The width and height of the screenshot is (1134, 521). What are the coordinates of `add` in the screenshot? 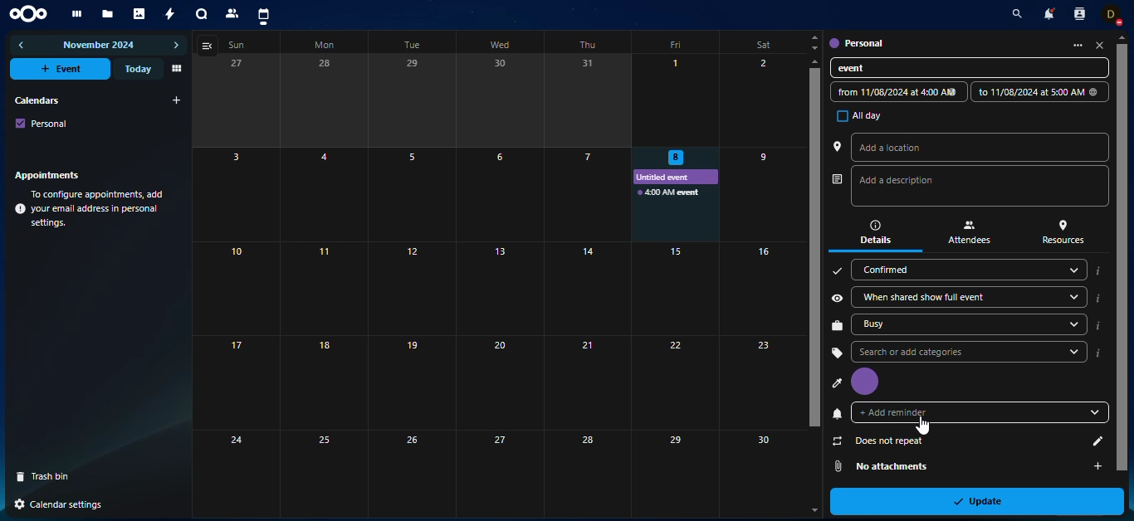 It's located at (177, 100).